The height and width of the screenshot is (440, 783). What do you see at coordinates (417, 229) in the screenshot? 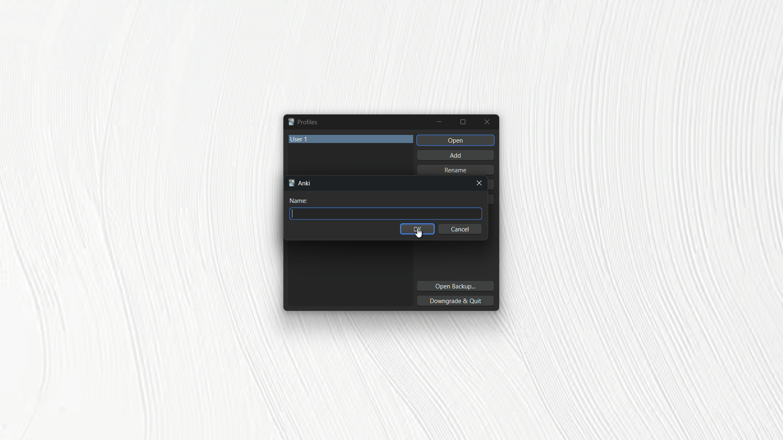
I see `ok` at bounding box center [417, 229].